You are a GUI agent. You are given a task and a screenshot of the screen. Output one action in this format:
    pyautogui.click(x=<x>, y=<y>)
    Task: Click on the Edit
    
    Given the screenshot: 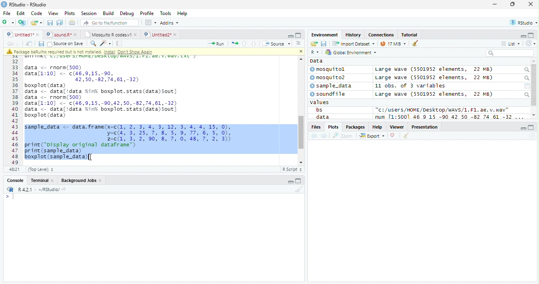 What is the action you would take?
    pyautogui.click(x=21, y=13)
    